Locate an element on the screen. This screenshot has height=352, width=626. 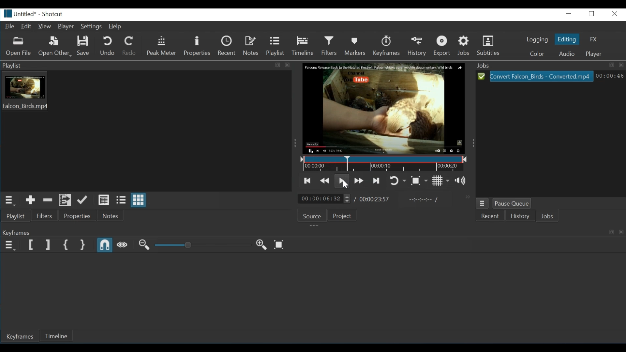
00:00:30 is located at coordinates (611, 76).